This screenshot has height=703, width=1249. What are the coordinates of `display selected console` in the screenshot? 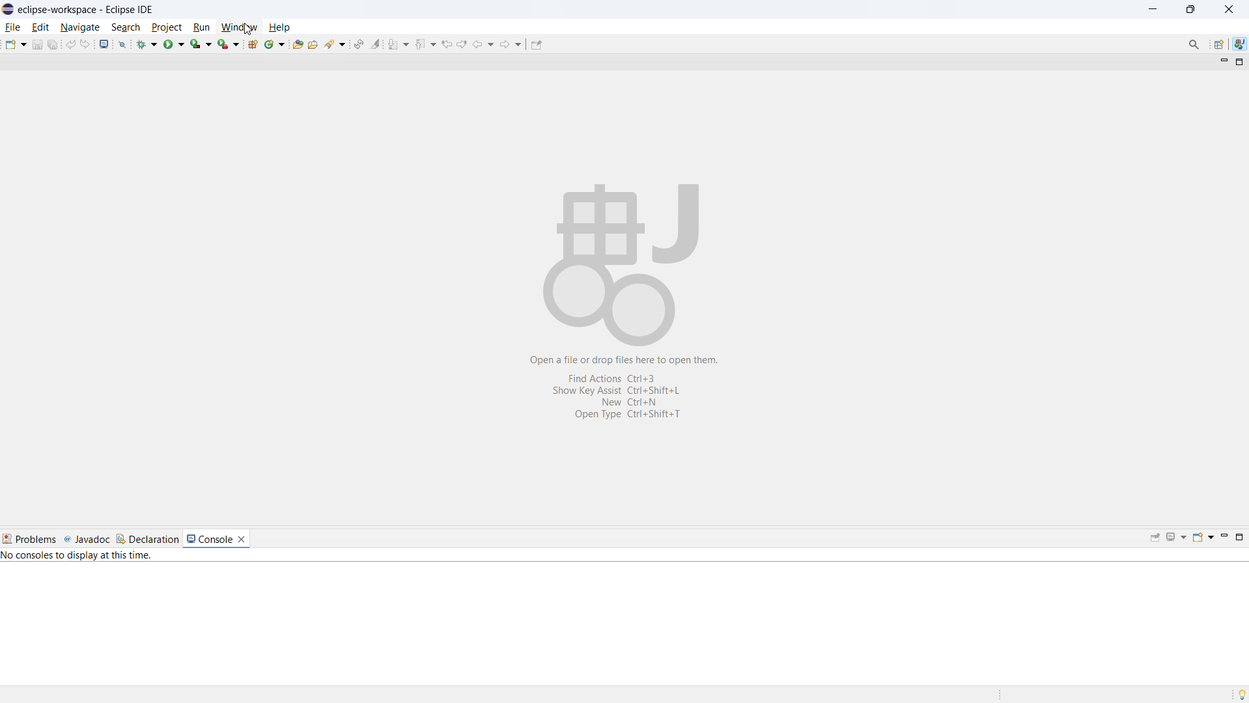 It's located at (1176, 538).